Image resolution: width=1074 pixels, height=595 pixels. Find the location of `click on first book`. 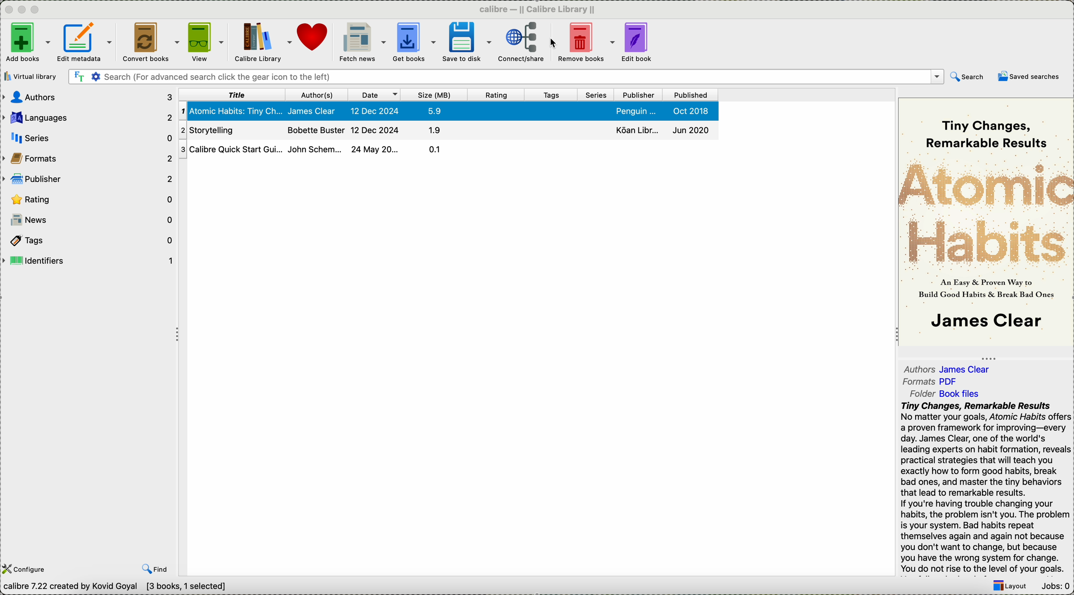

click on first book is located at coordinates (448, 110).